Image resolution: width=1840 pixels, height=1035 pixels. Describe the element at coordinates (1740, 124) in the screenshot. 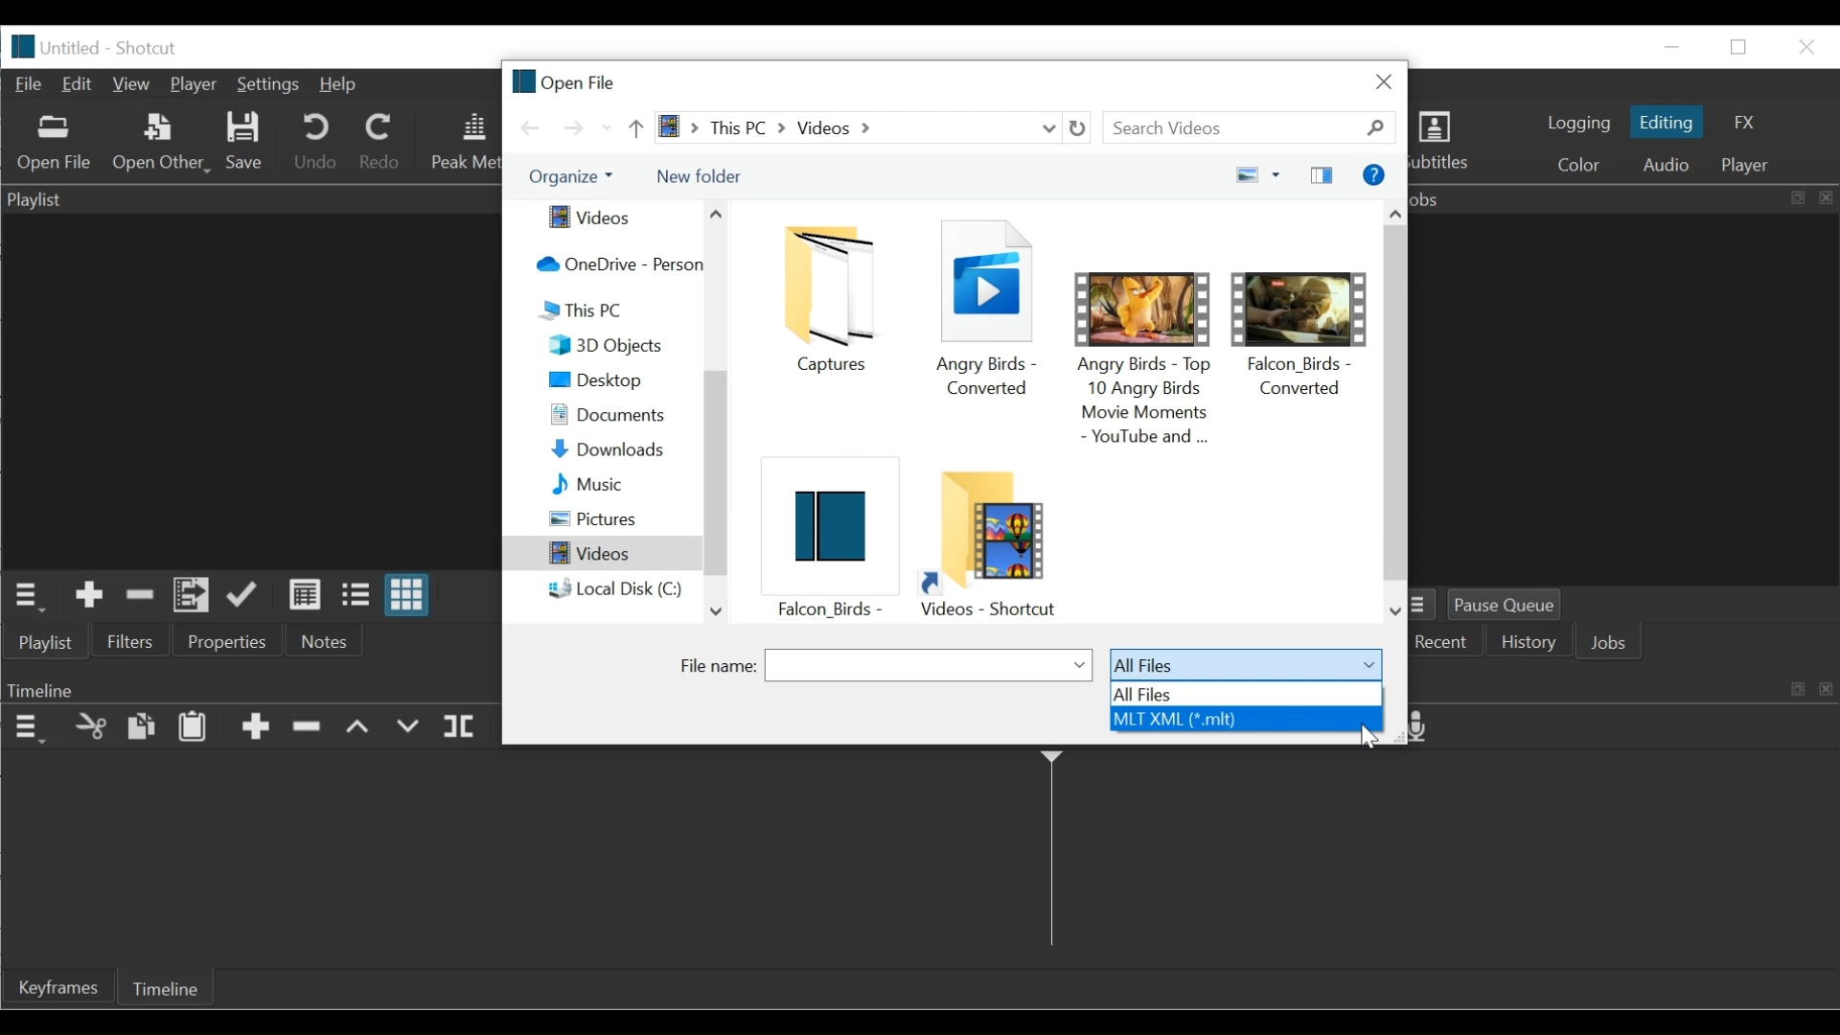

I see `FX` at that location.